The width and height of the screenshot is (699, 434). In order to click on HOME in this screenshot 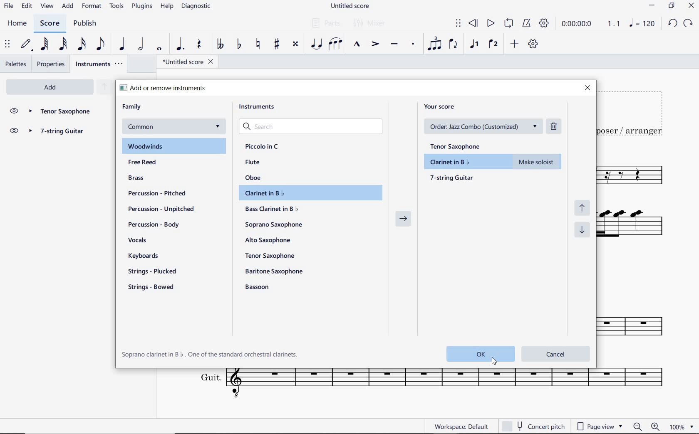, I will do `click(17, 24)`.